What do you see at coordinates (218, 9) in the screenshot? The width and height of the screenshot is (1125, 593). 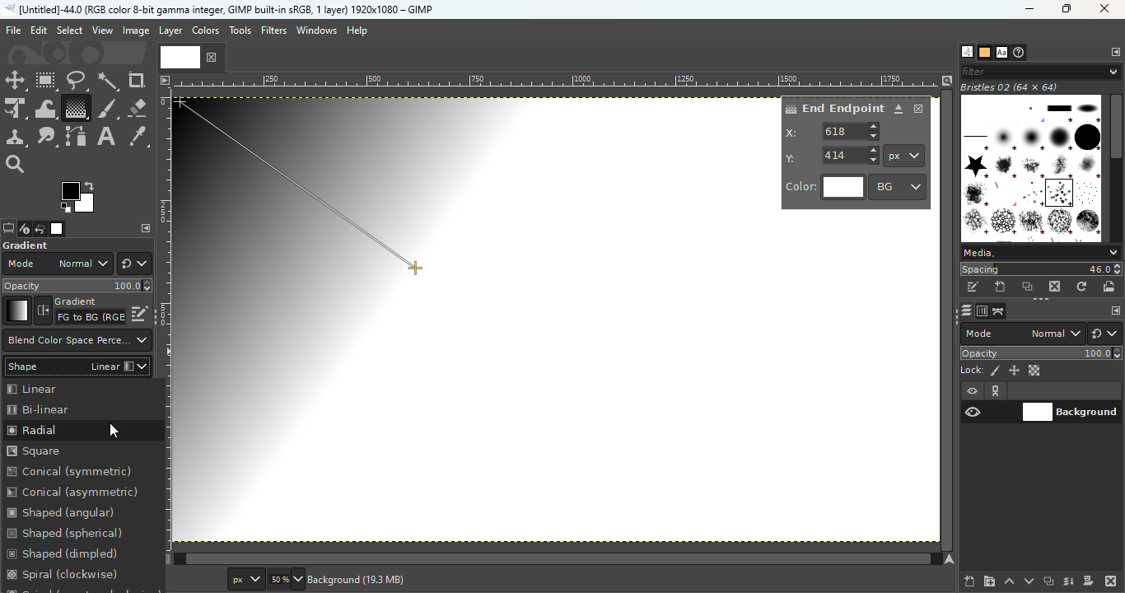 I see `untitled -36.0 (rgb color 8-bit gamma integer , gimp built in stgb, 1 layer) 1174x788 - gimp` at bounding box center [218, 9].